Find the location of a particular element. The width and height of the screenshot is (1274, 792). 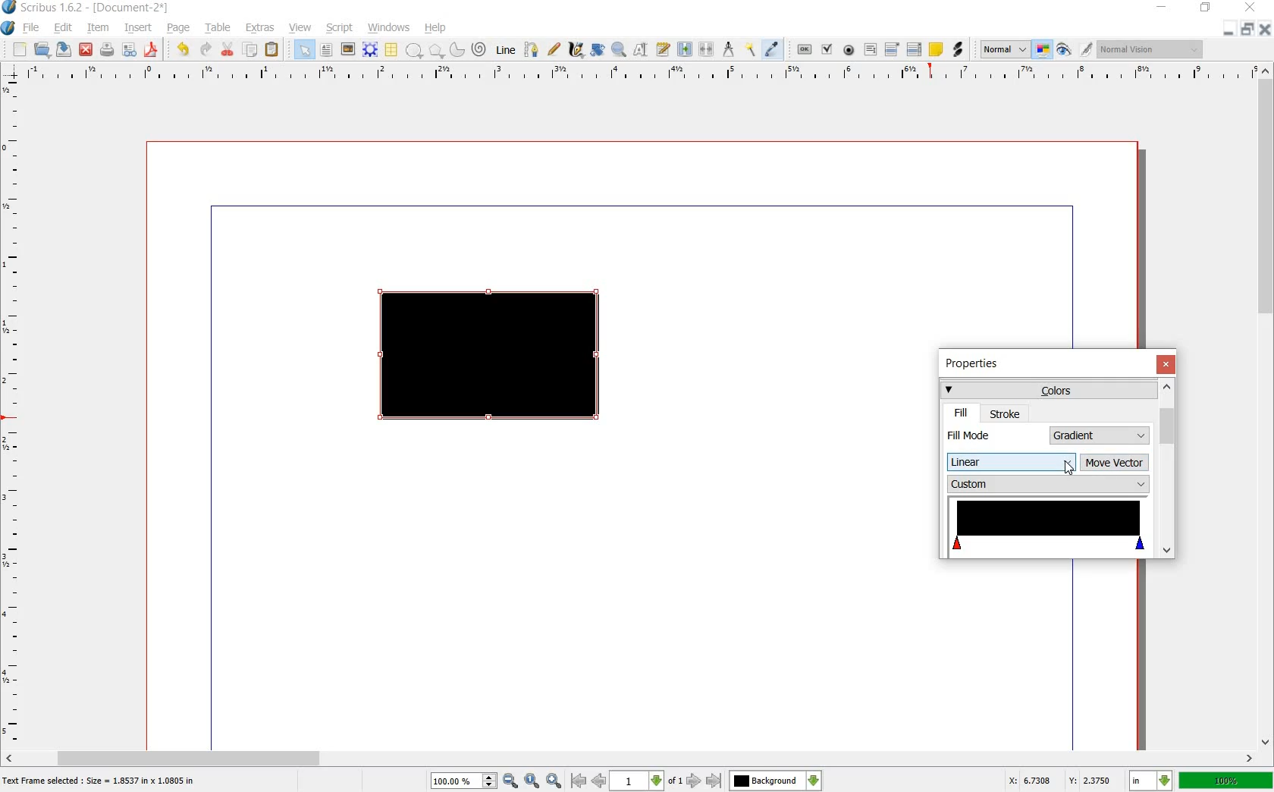

item is located at coordinates (97, 30).